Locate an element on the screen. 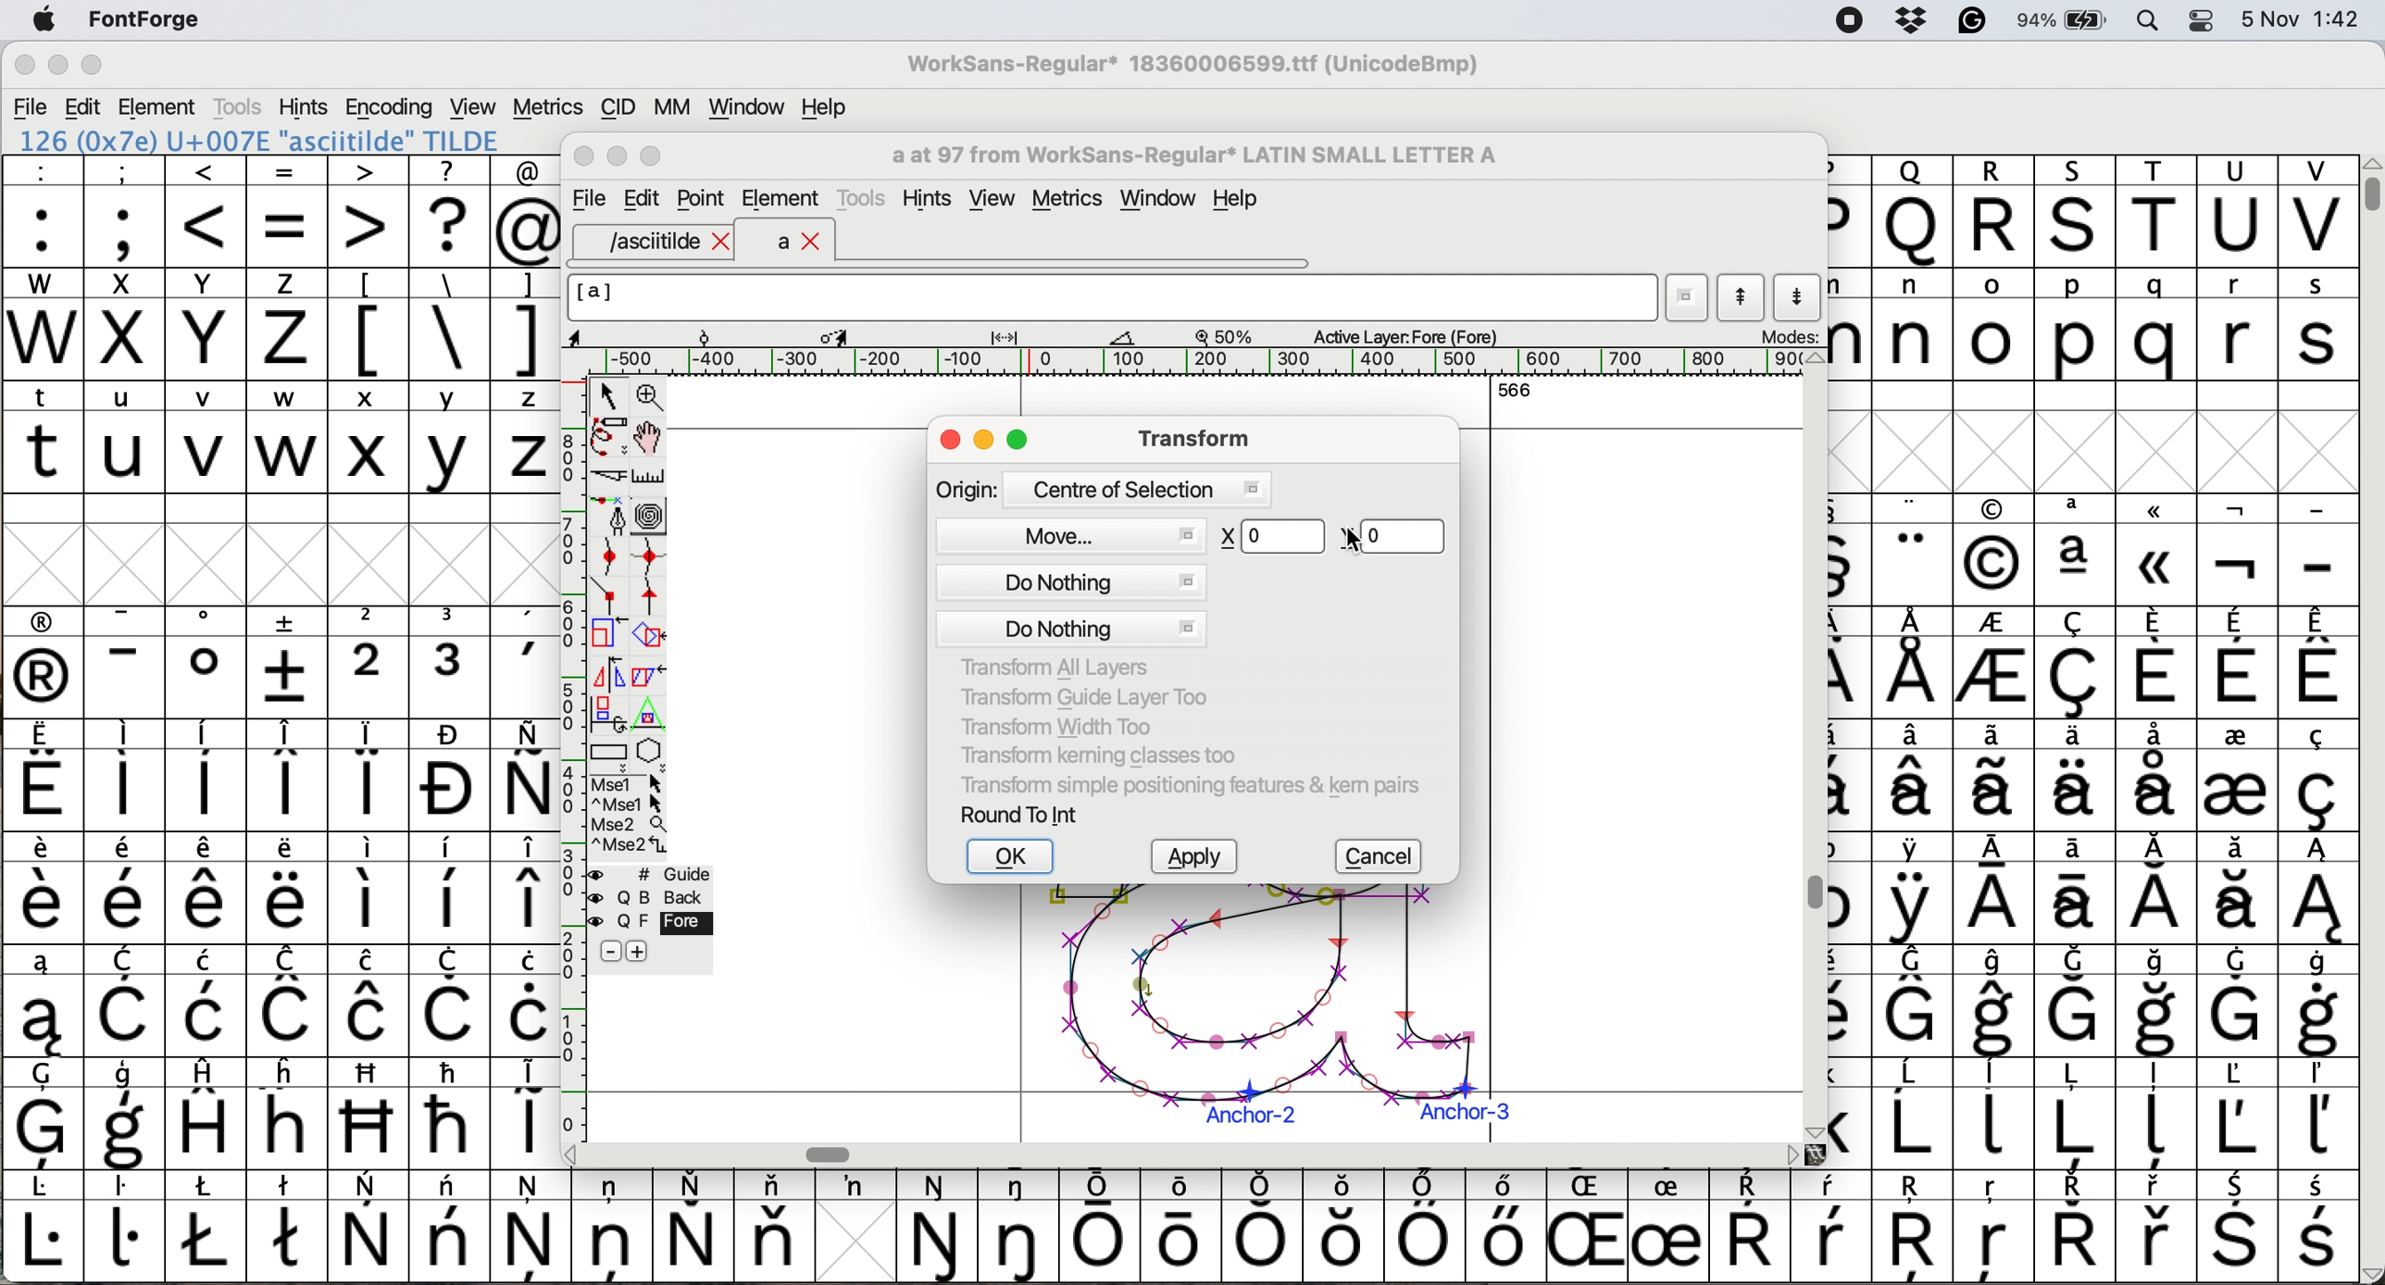 The height and width of the screenshot is (1285, 2385). symbol is located at coordinates (40, 1002).